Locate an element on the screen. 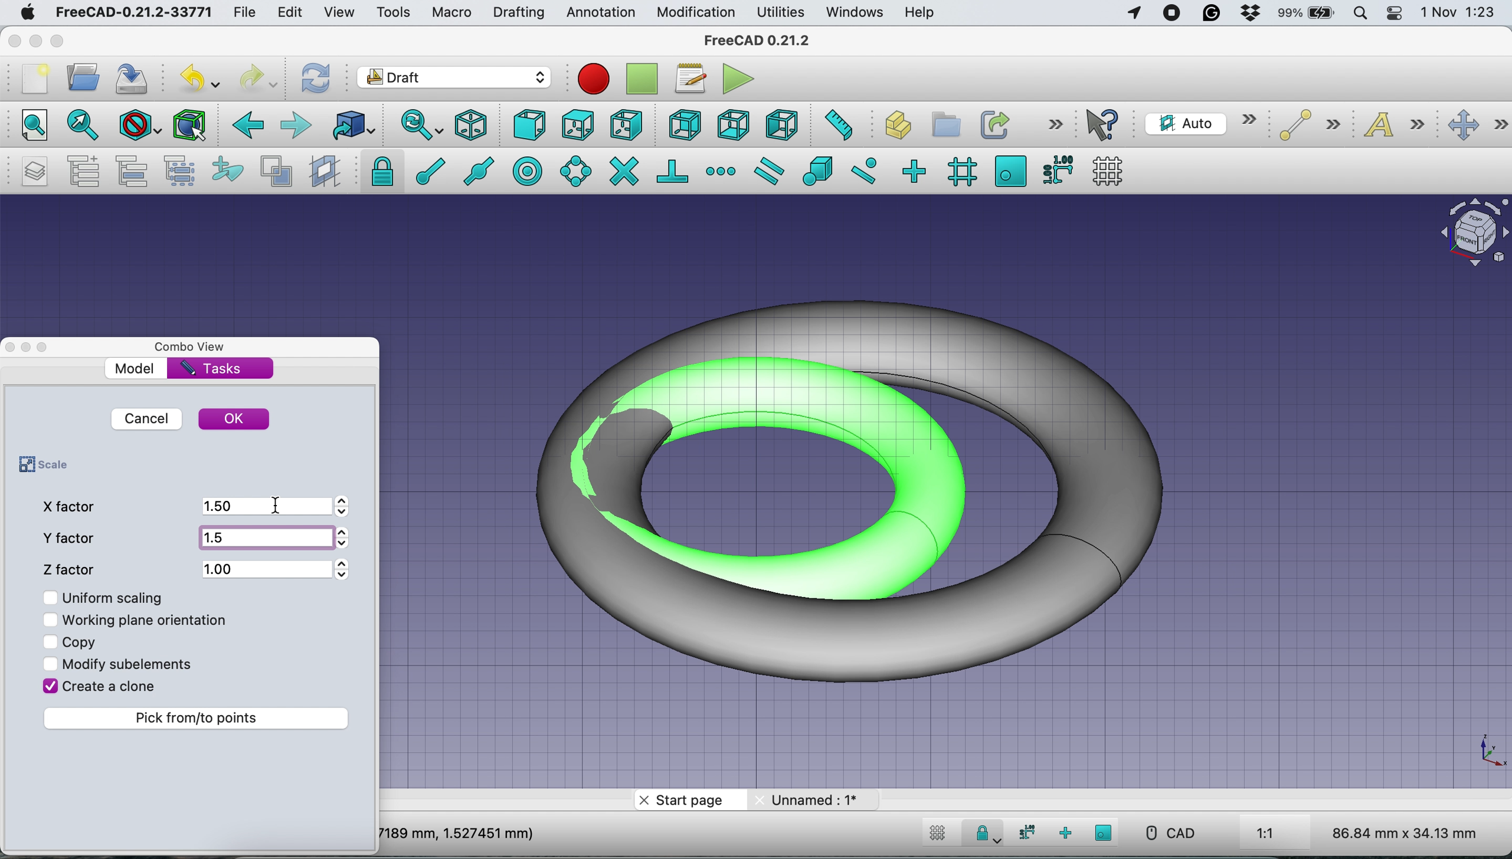  Navigation Cube is located at coordinates (1468, 232).